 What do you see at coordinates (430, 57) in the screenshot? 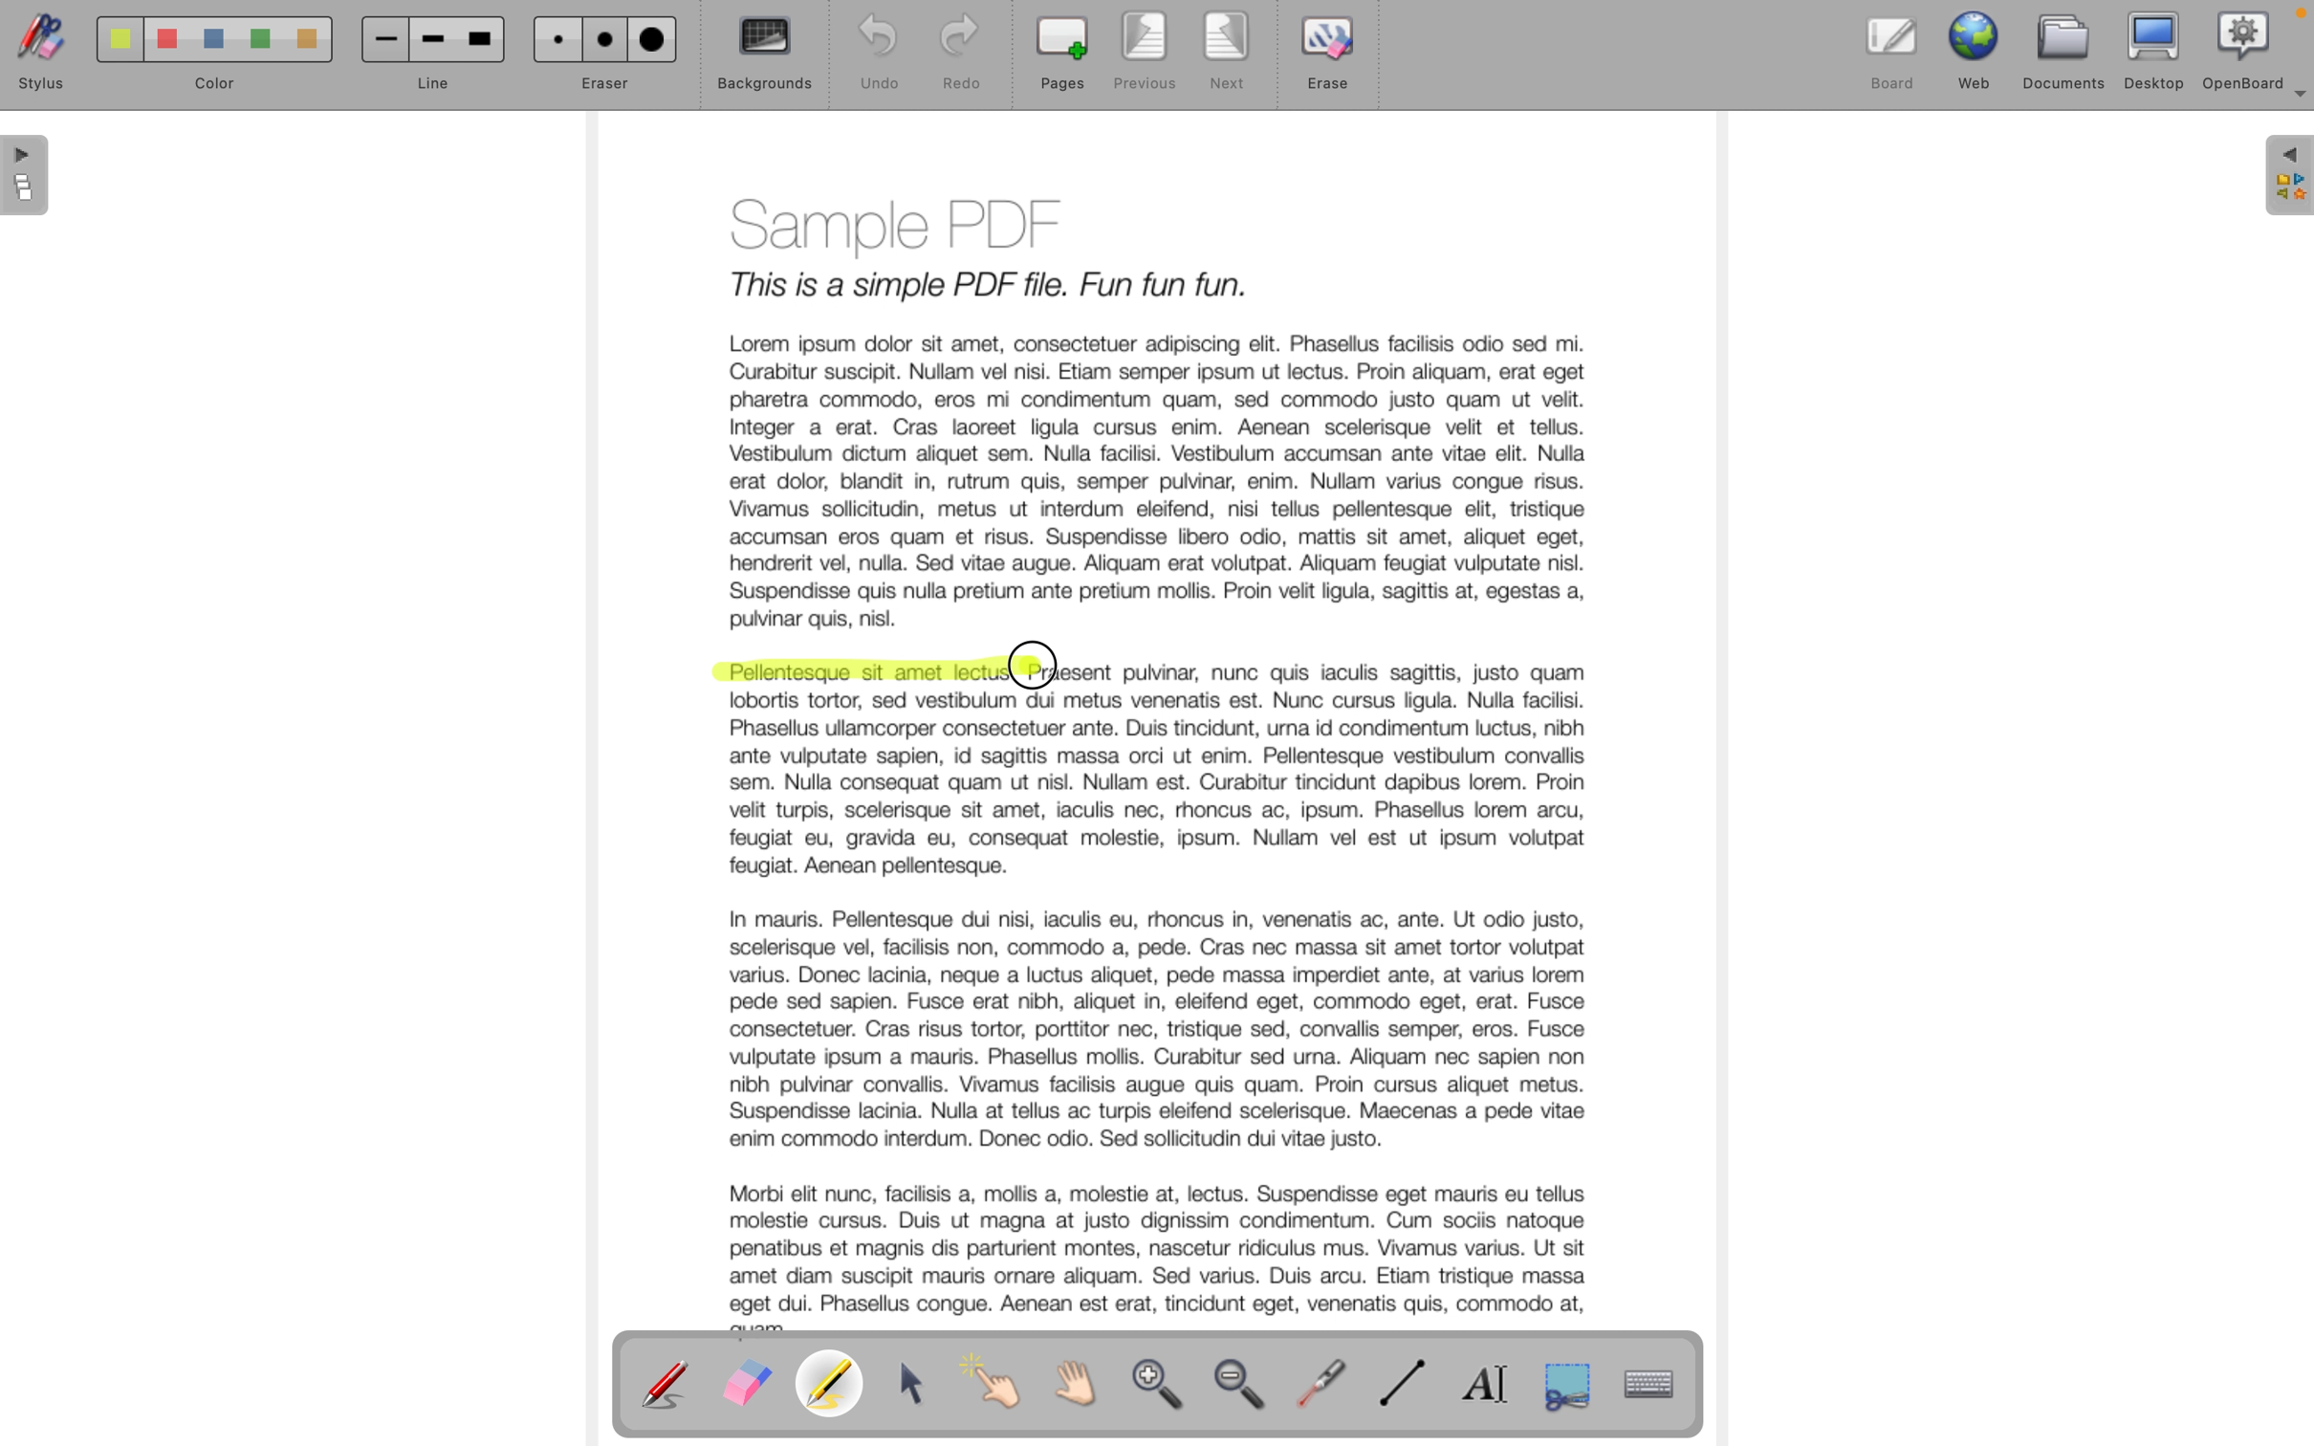
I see `line` at bounding box center [430, 57].